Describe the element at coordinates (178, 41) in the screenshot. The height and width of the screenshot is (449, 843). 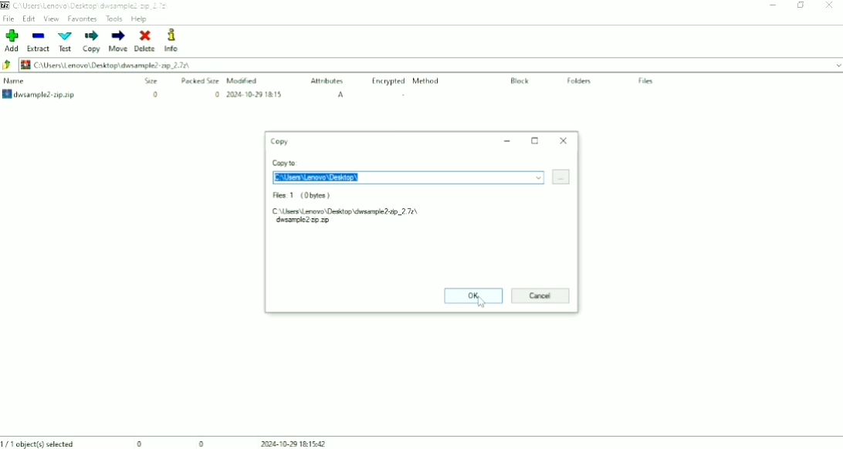
I see `Info` at that location.